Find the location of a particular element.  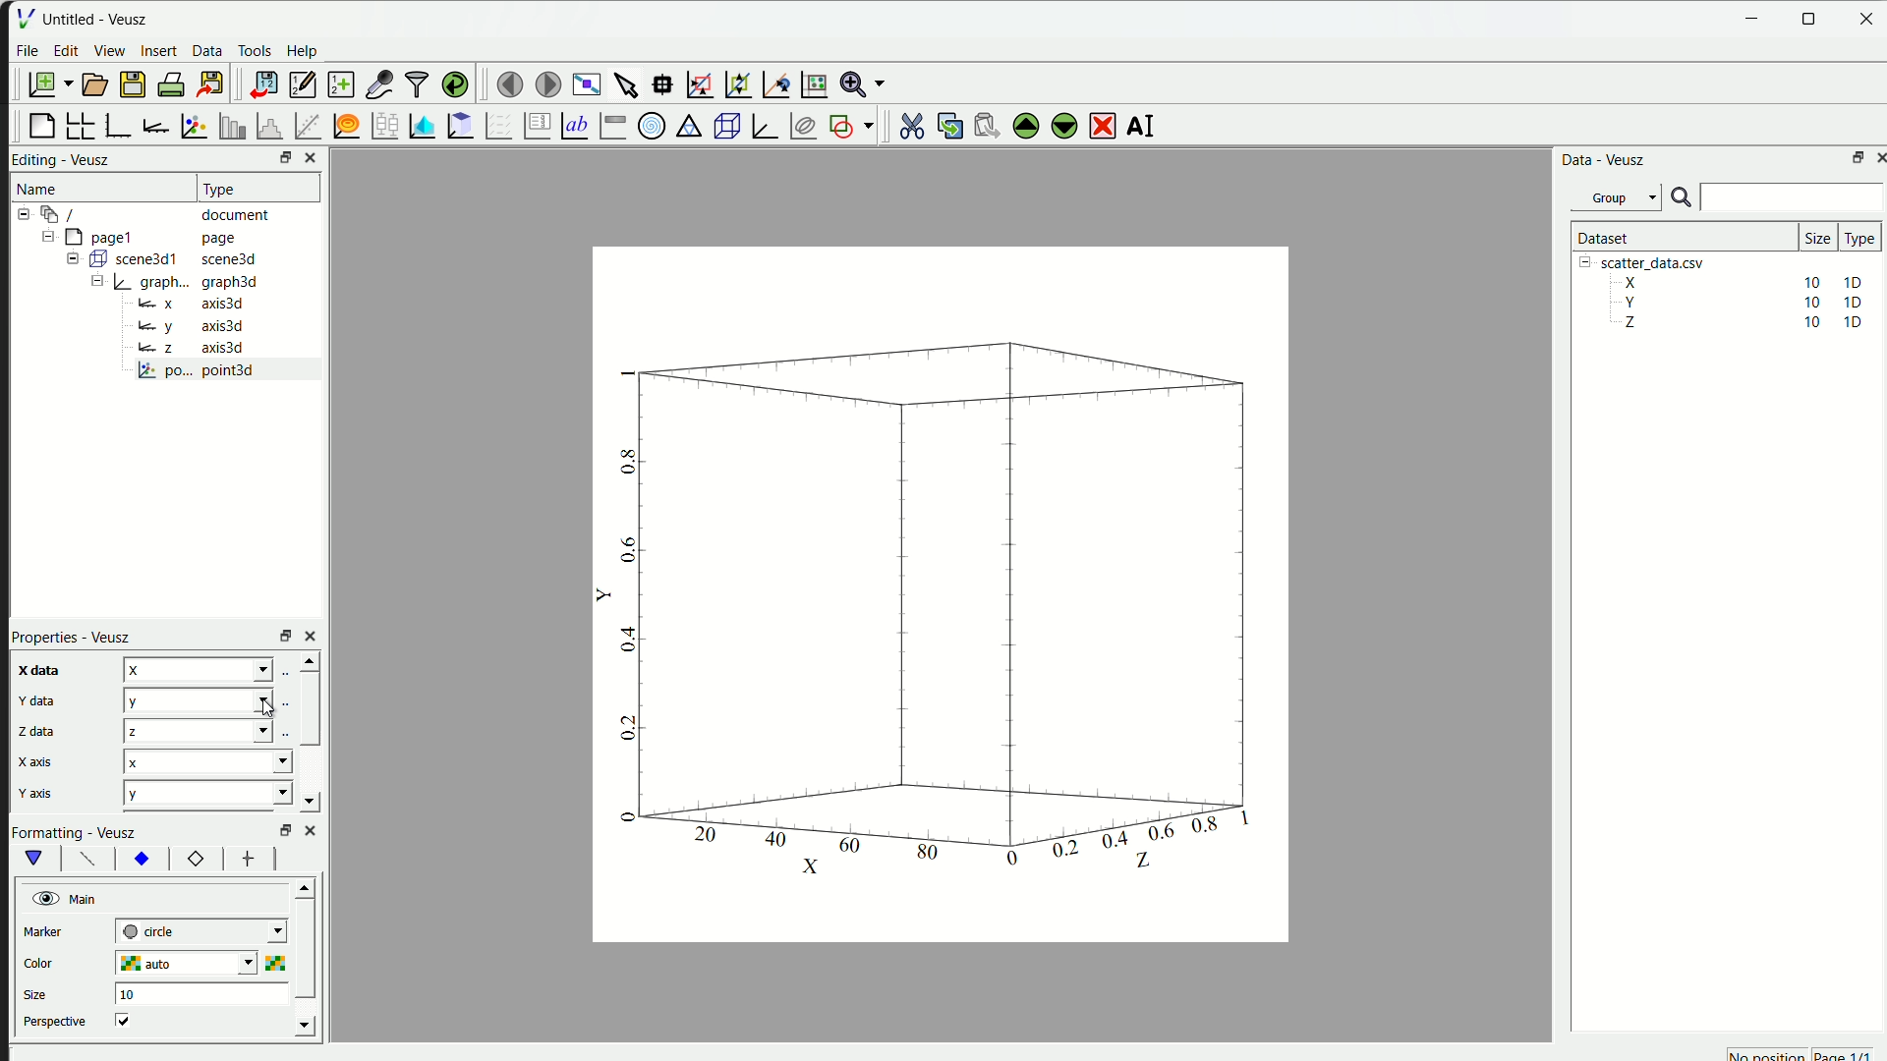

vShape is located at coordinates (35, 859).